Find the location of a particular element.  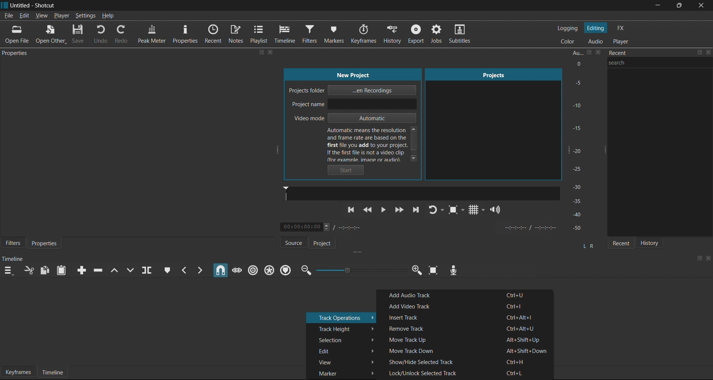

History is located at coordinates (653, 242).